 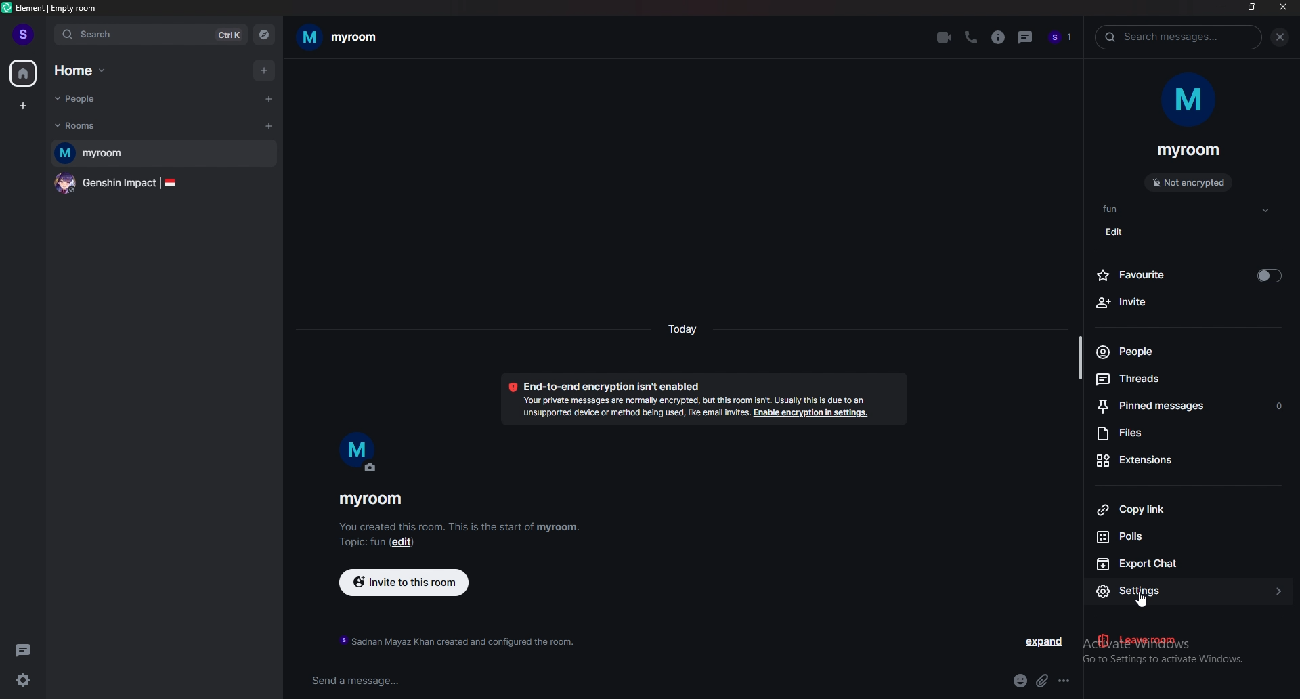 What do you see at coordinates (1079, 356) in the screenshot?
I see `size adjustment` at bounding box center [1079, 356].